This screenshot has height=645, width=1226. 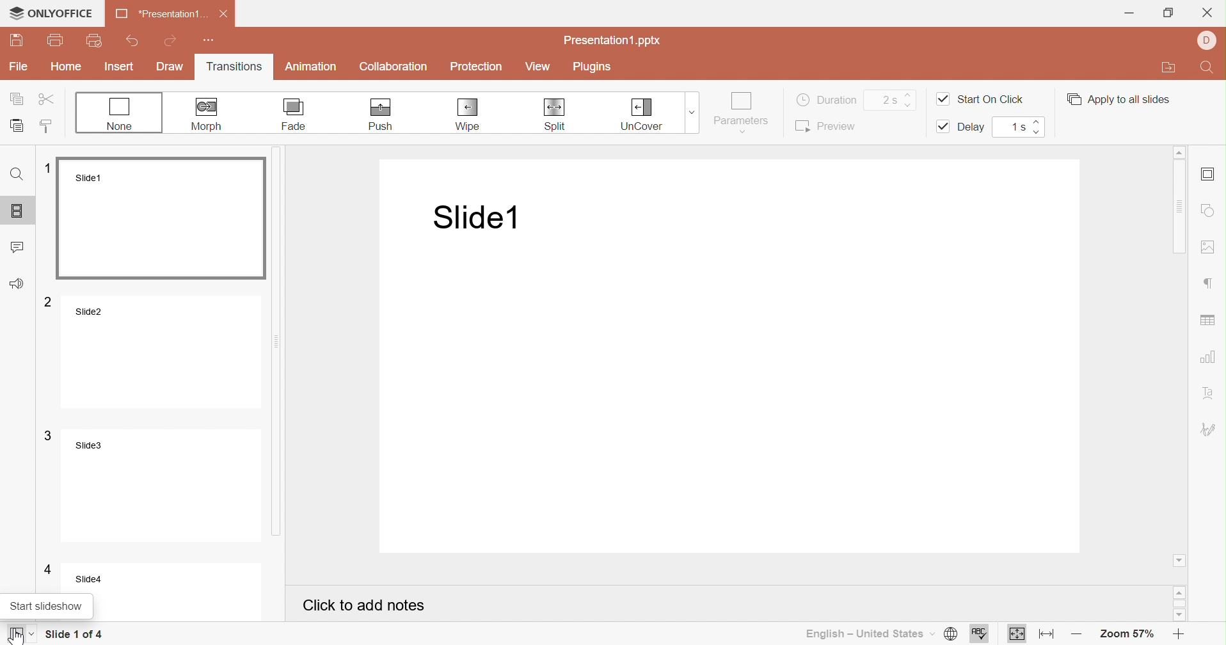 What do you see at coordinates (468, 114) in the screenshot?
I see `Wipe` at bounding box center [468, 114].